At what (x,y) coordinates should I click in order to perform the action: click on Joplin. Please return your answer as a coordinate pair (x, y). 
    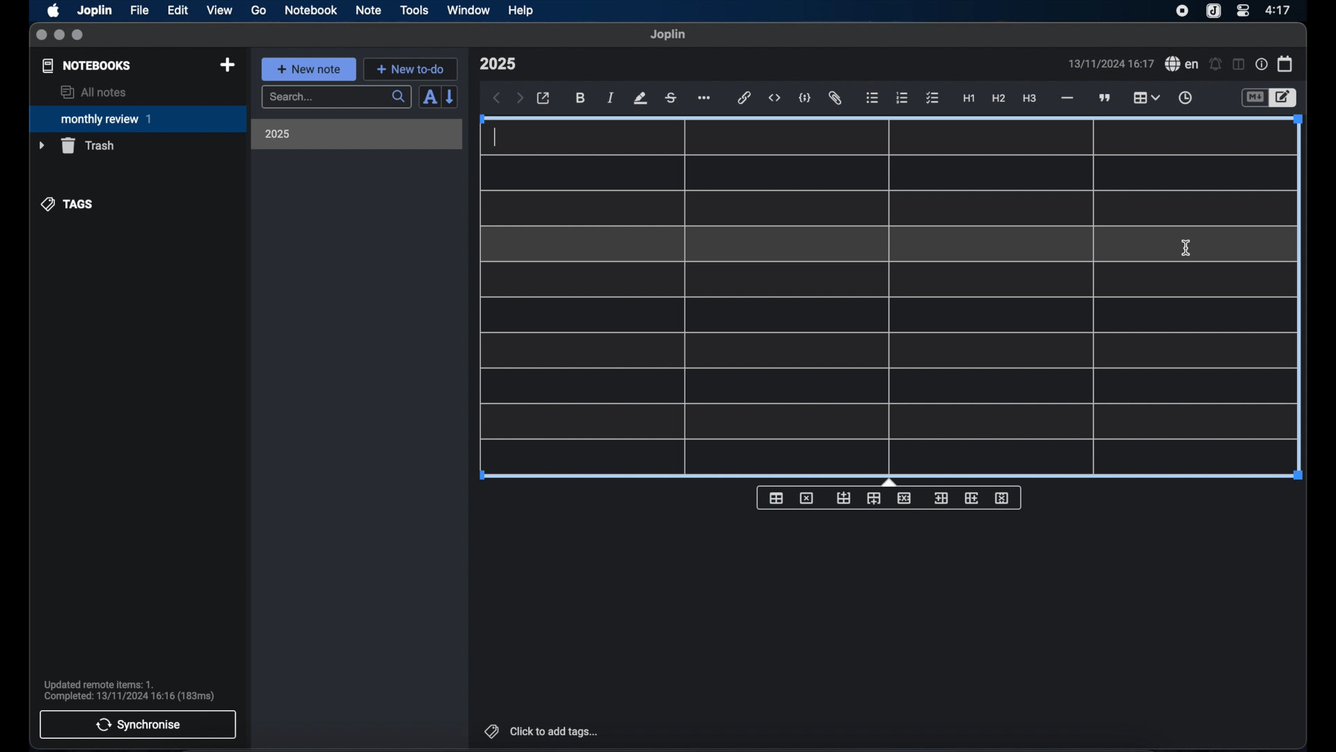
    Looking at the image, I should click on (96, 11).